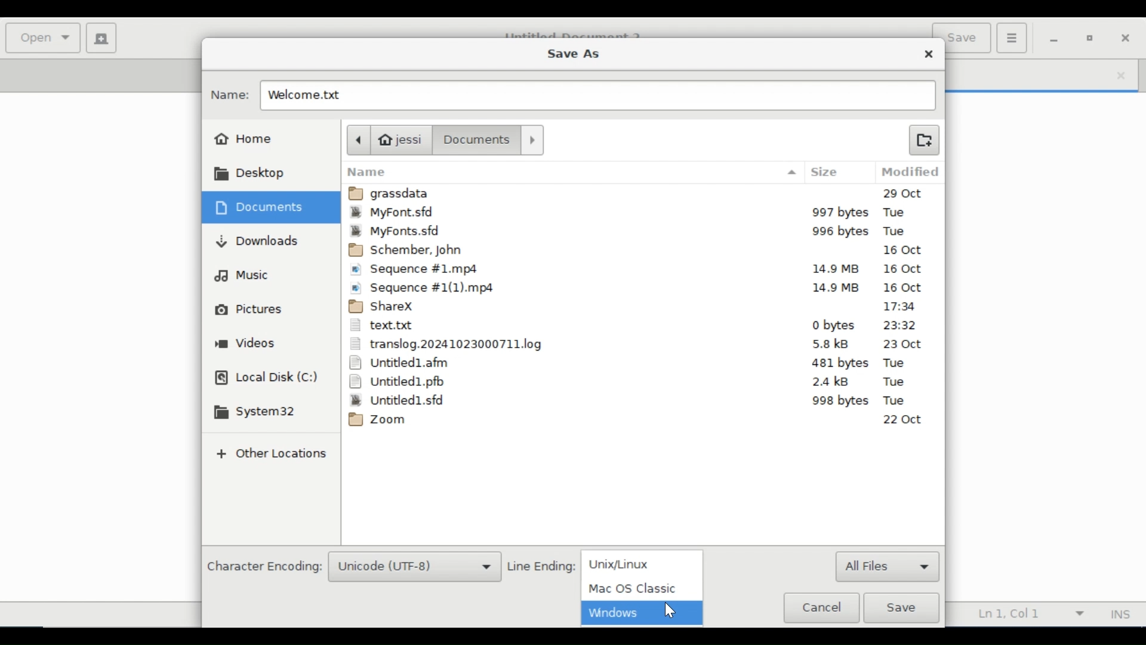 The height and width of the screenshot is (645, 1146). Describe the element at coordinates (264, 564) in the screenshot. I see `Character Encoding` at that location.